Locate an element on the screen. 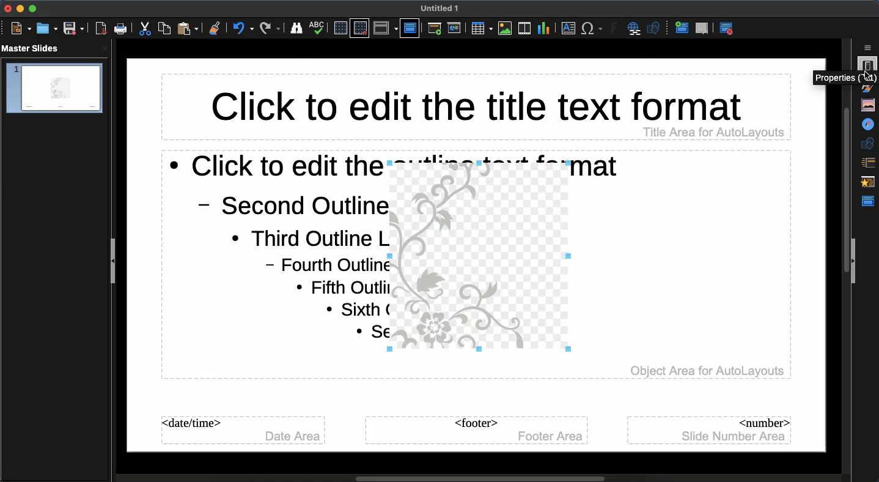 The height and width of the screenshot is (482, 879). Sidebar settings is located at coordinates (869, 48).